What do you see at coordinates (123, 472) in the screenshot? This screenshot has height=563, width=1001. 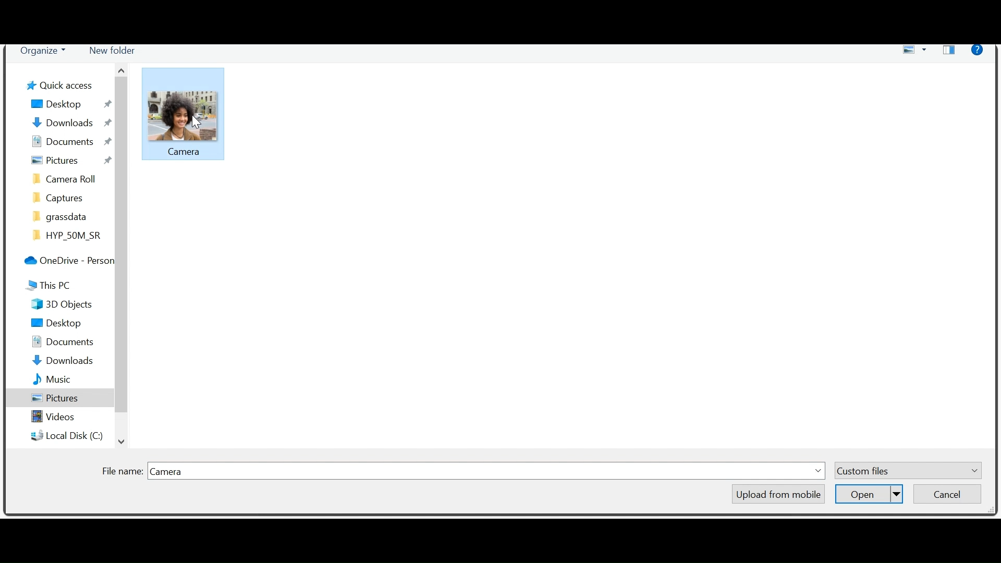 I see `File Name` at bounding box center [123, 472].